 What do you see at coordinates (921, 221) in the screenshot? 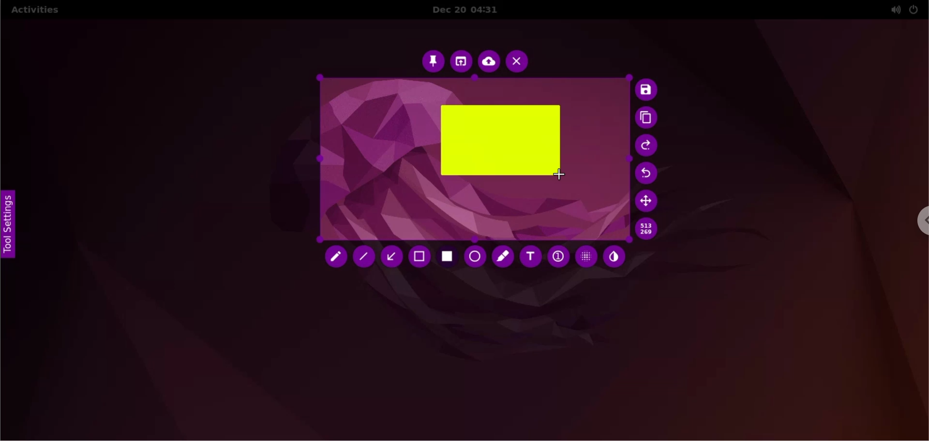
I see `chrome options` at bounding box center [921, 221].